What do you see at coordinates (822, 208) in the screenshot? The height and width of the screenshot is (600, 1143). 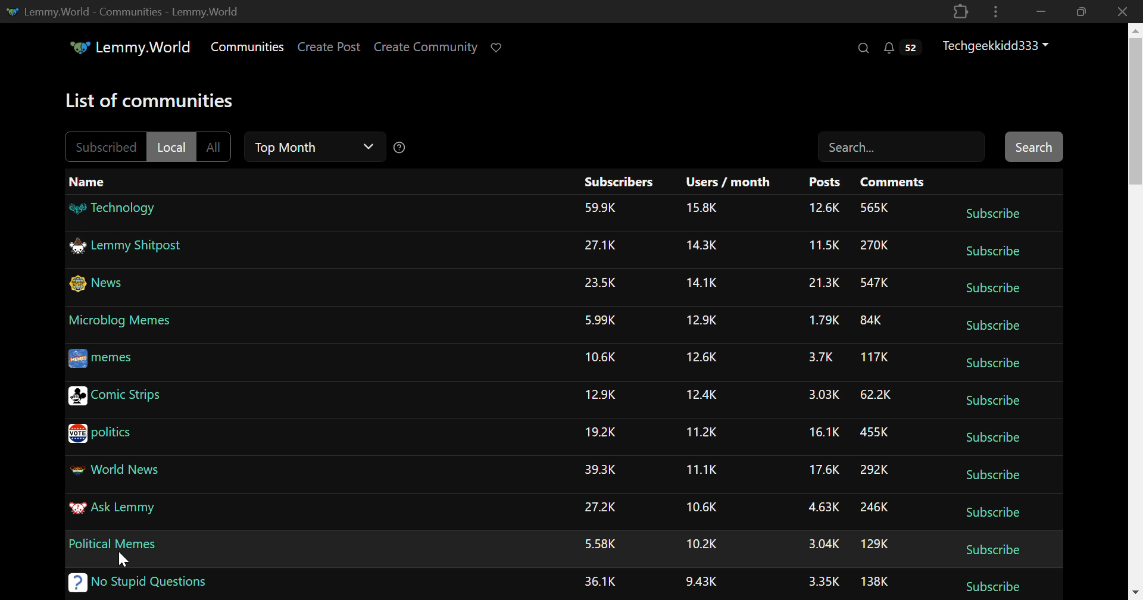 I see `Amount` at bounding box center [822, 208].